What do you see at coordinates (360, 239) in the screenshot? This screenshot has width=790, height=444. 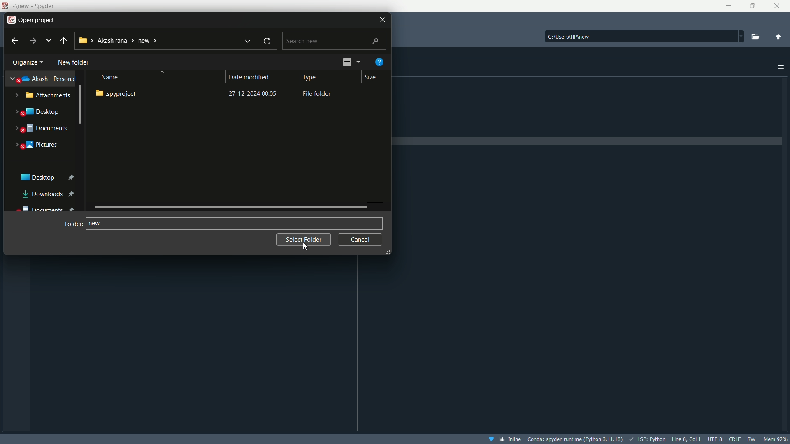 I see `cancel` at bounding box center [360, 239].